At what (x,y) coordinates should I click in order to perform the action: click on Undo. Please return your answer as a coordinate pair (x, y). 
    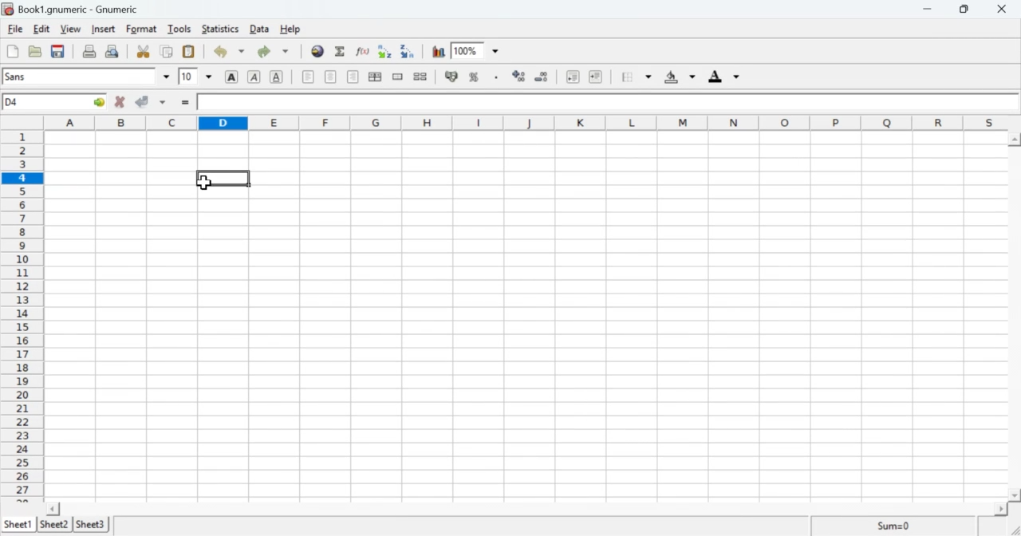
    Looking at the image, I should click on (229, 52).